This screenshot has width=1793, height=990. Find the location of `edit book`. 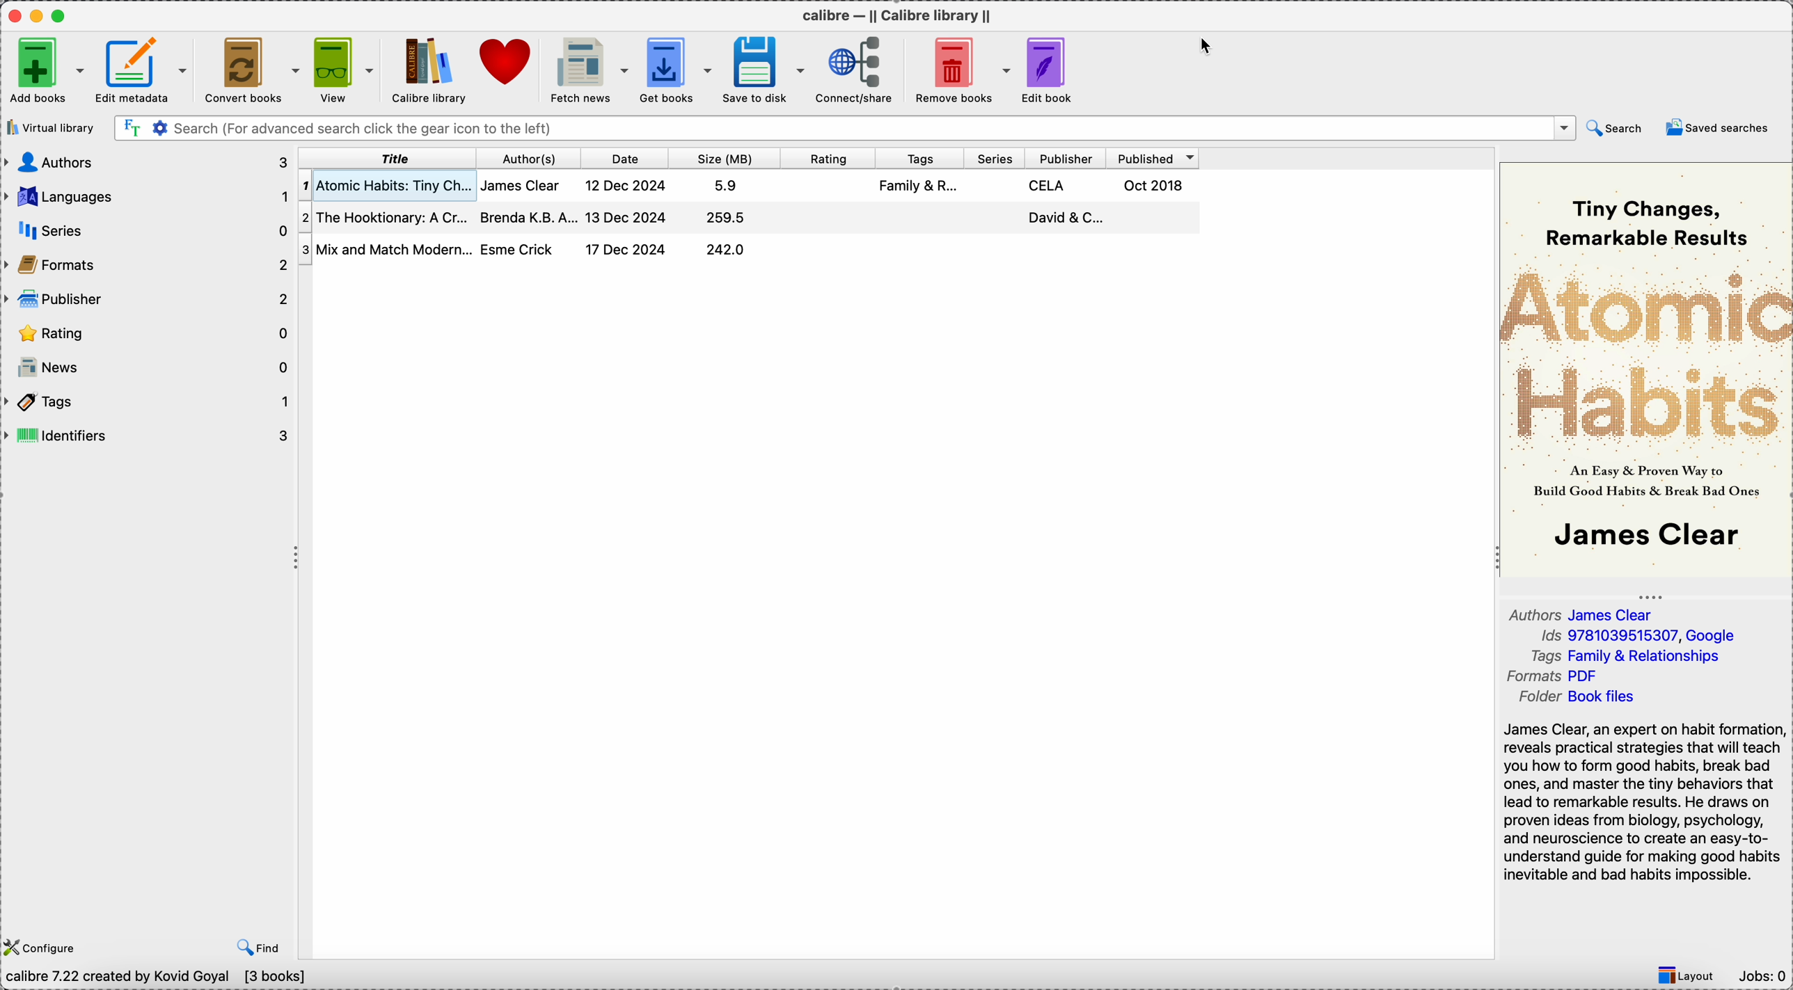

edit book is located at coordinates (1049, 68).